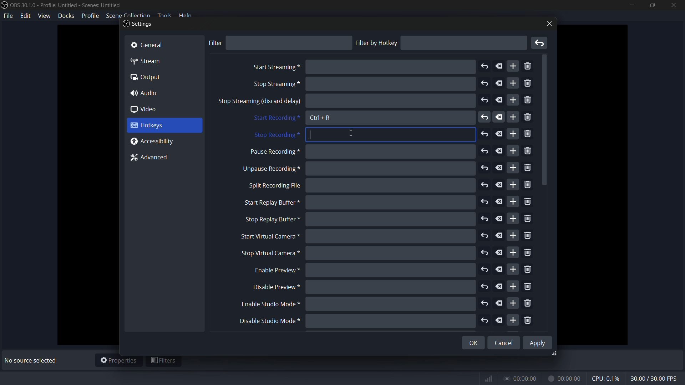 The image size is (685, 385). Describe the element at coordinates (485, 236) in the screenshot. I see `undo` at that location.